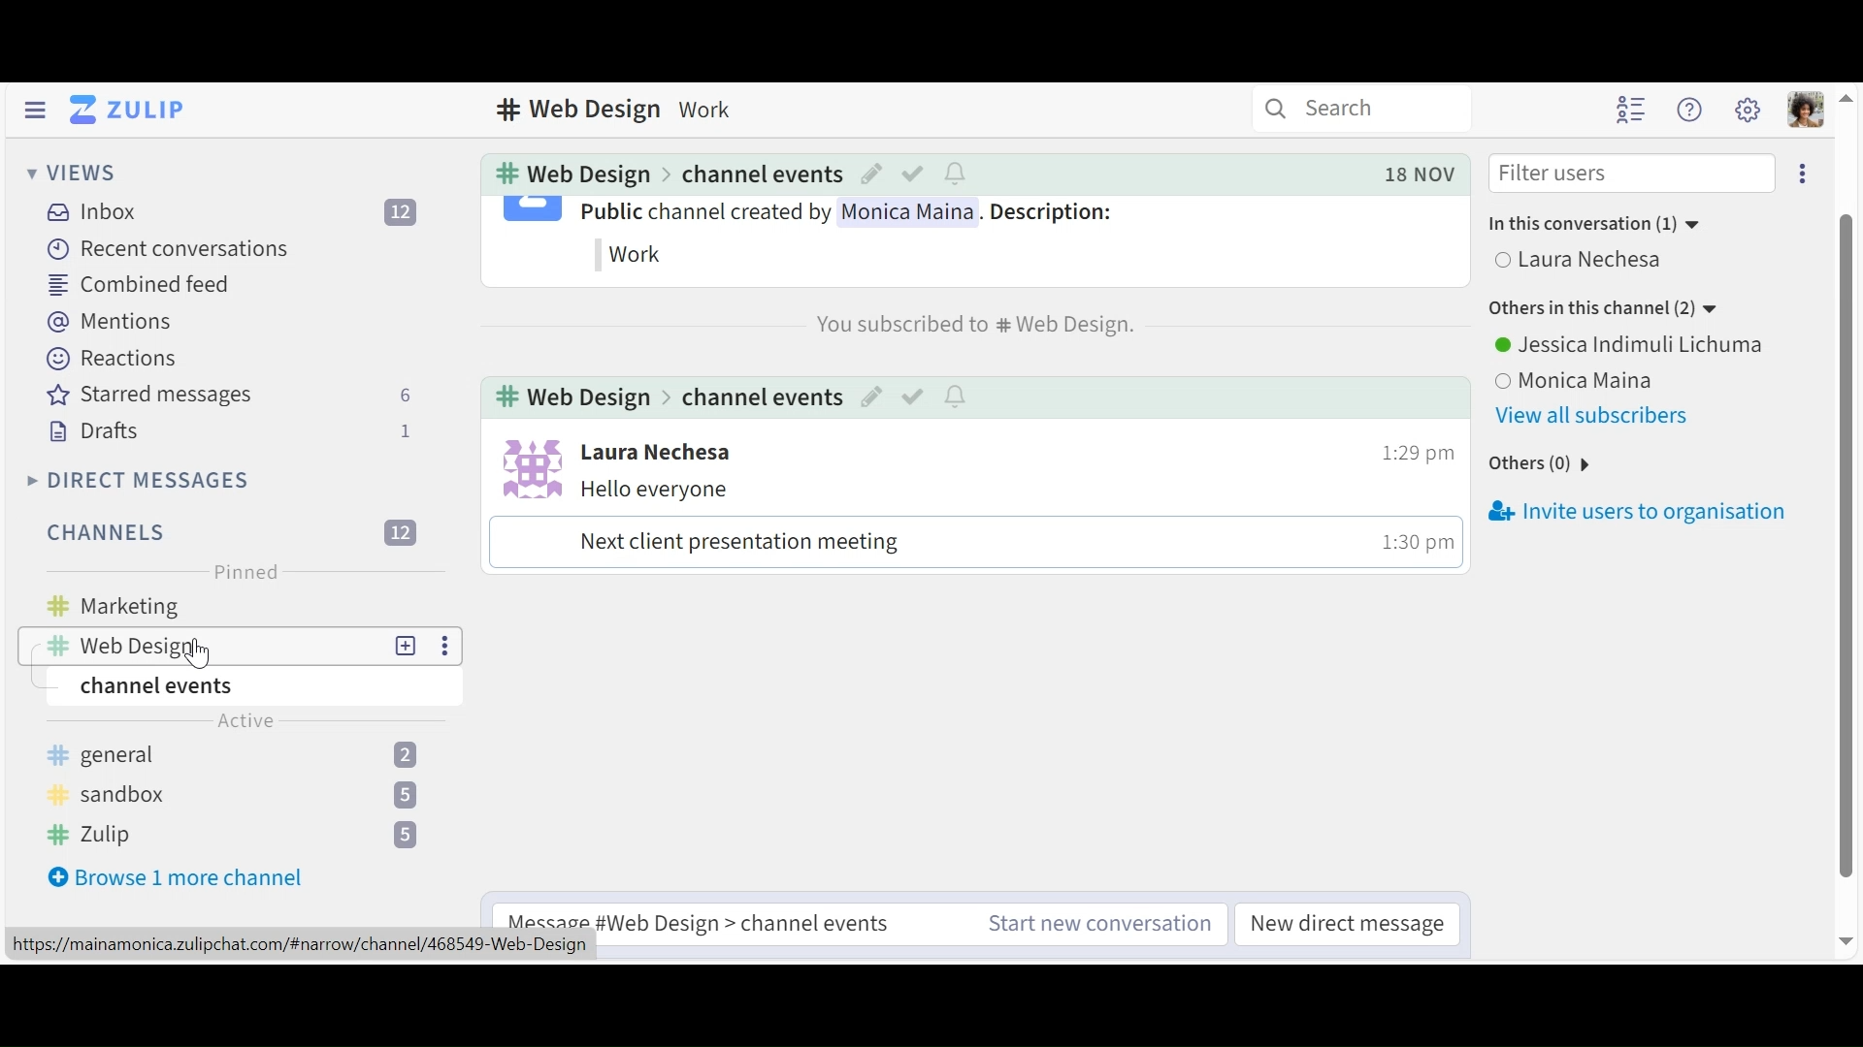  Describe the element at coordinates (1540, 464) in the screenshot. I see `Others (0)` at that location.